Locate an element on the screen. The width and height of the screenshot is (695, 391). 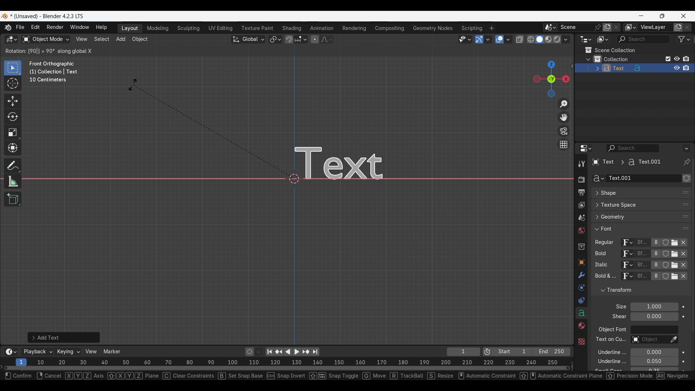
Click to see more edit options is located at coordinates (572, 66).